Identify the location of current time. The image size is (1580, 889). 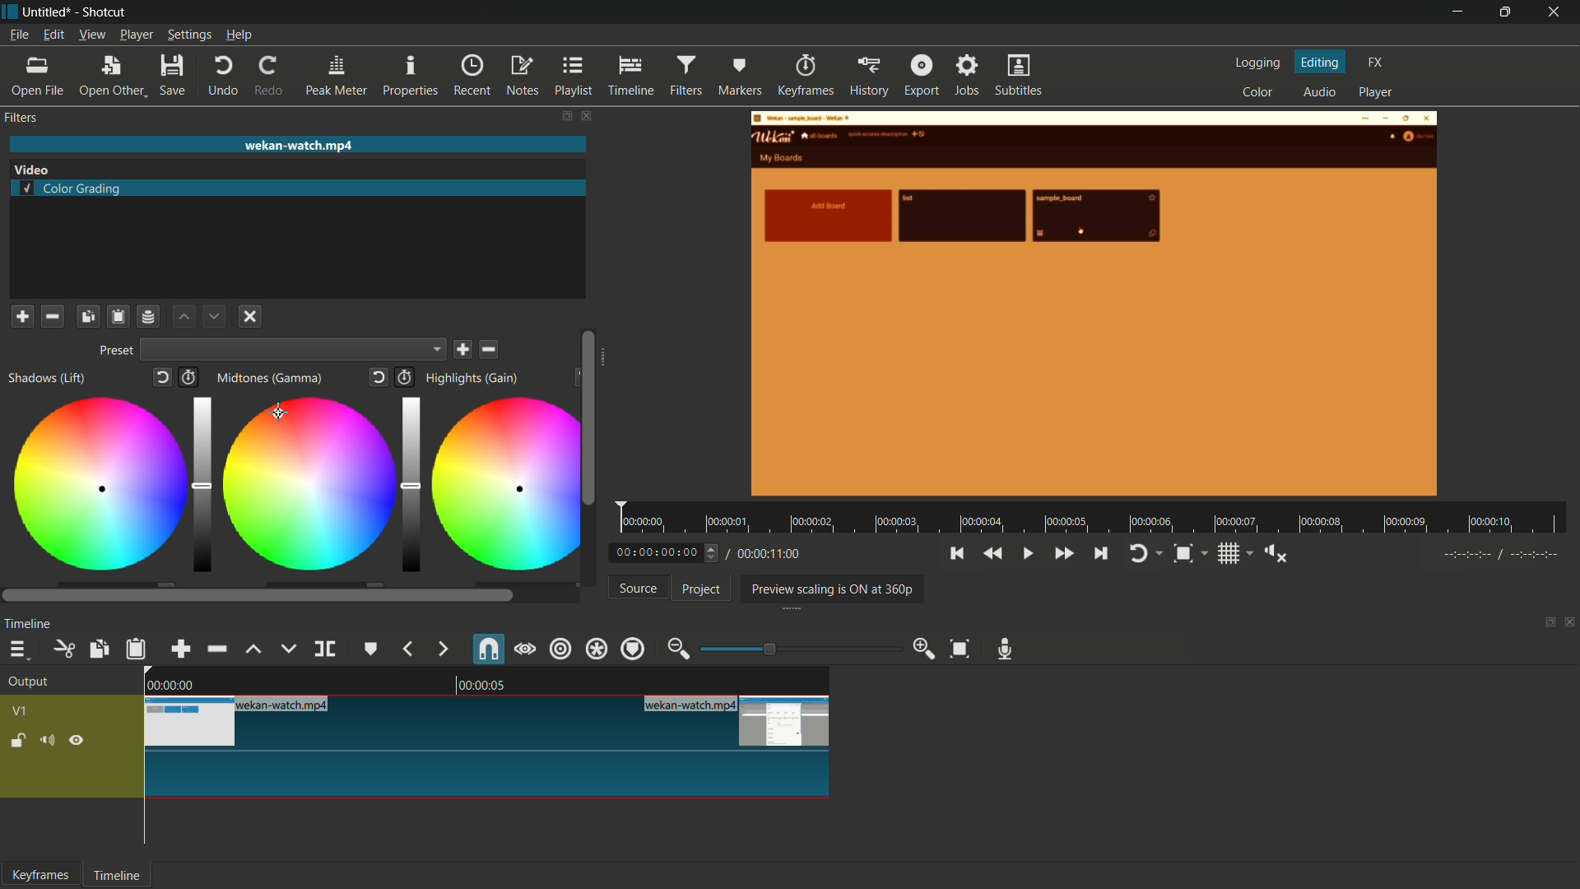
(668, 552).